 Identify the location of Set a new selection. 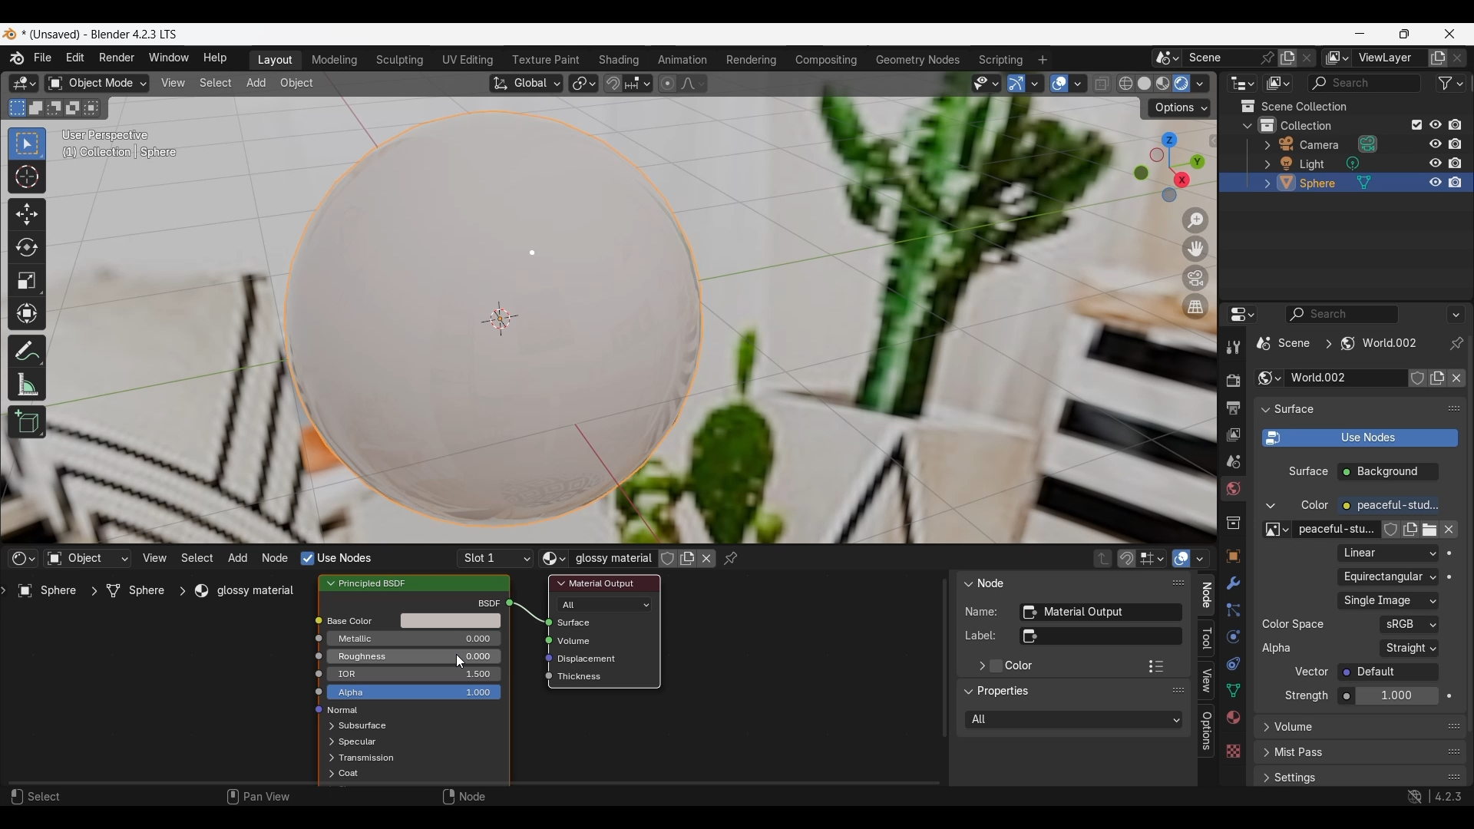
(18, 108).